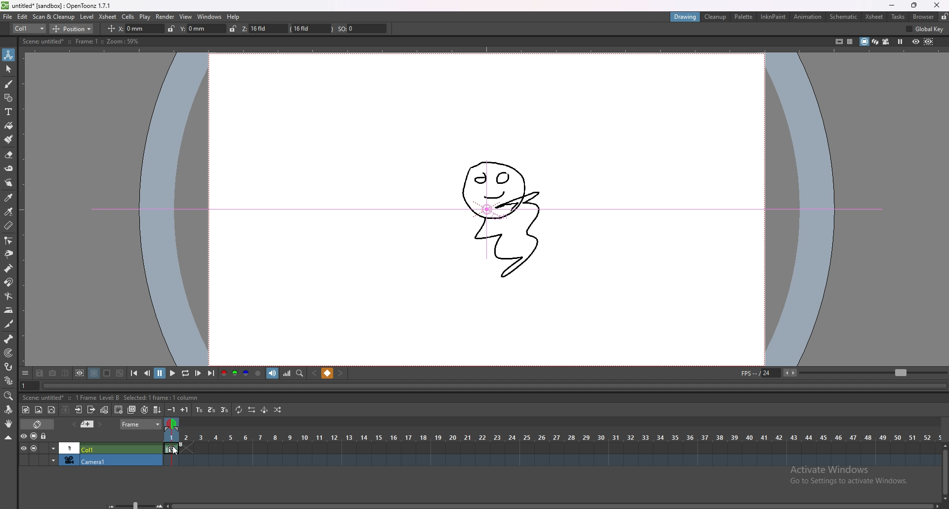 The height and width of the screenshot is (509, 949). I want to click on tasks, so click(898, 16).